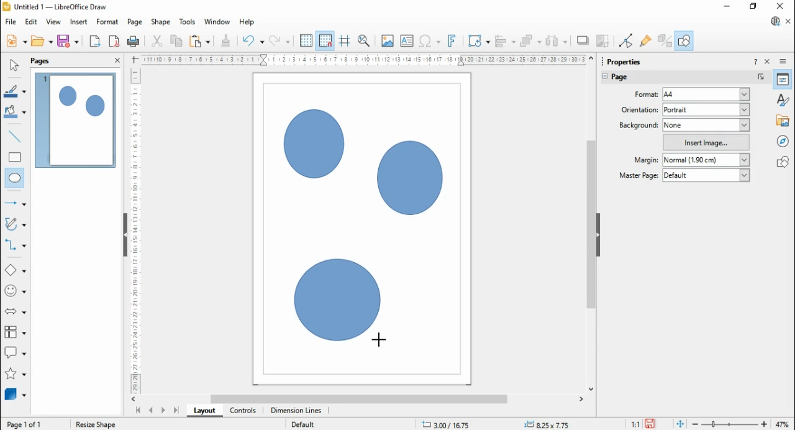  What do you see at coordinates (137, 411) in the screenshot?
I see `first page` at bounding box center [137, 411].